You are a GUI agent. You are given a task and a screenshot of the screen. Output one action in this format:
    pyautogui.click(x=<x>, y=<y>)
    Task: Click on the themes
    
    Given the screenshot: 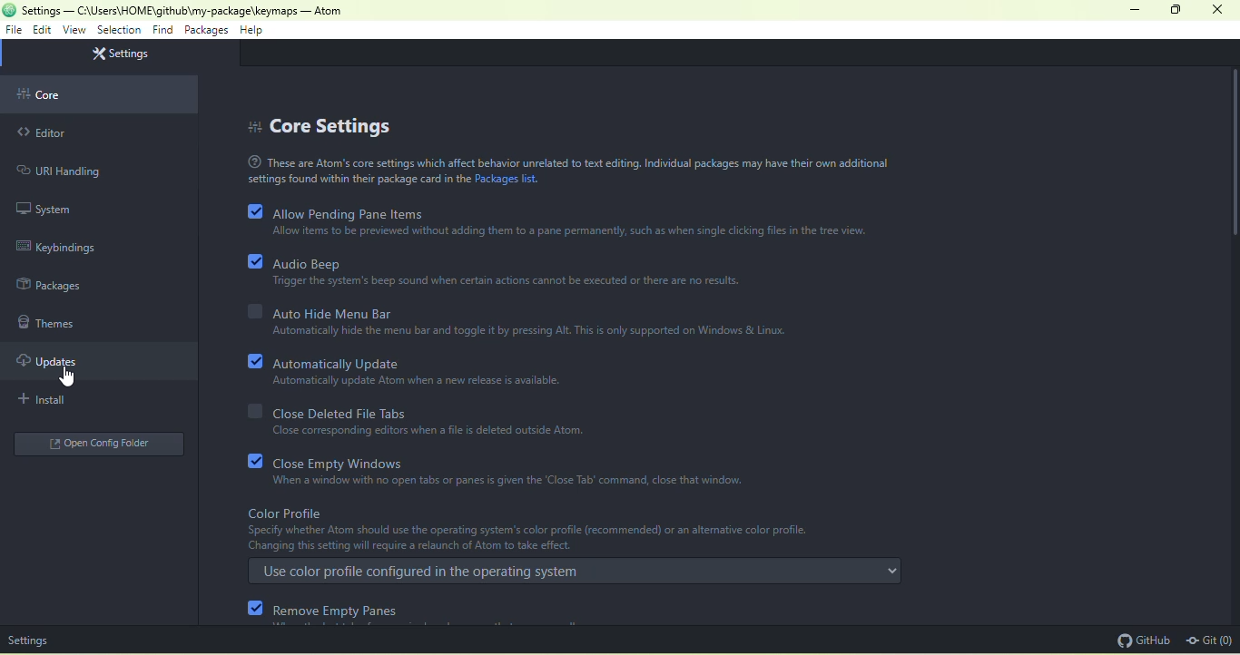 What is the action you would take?
    pyautogui.click(x=51, y=322)
    